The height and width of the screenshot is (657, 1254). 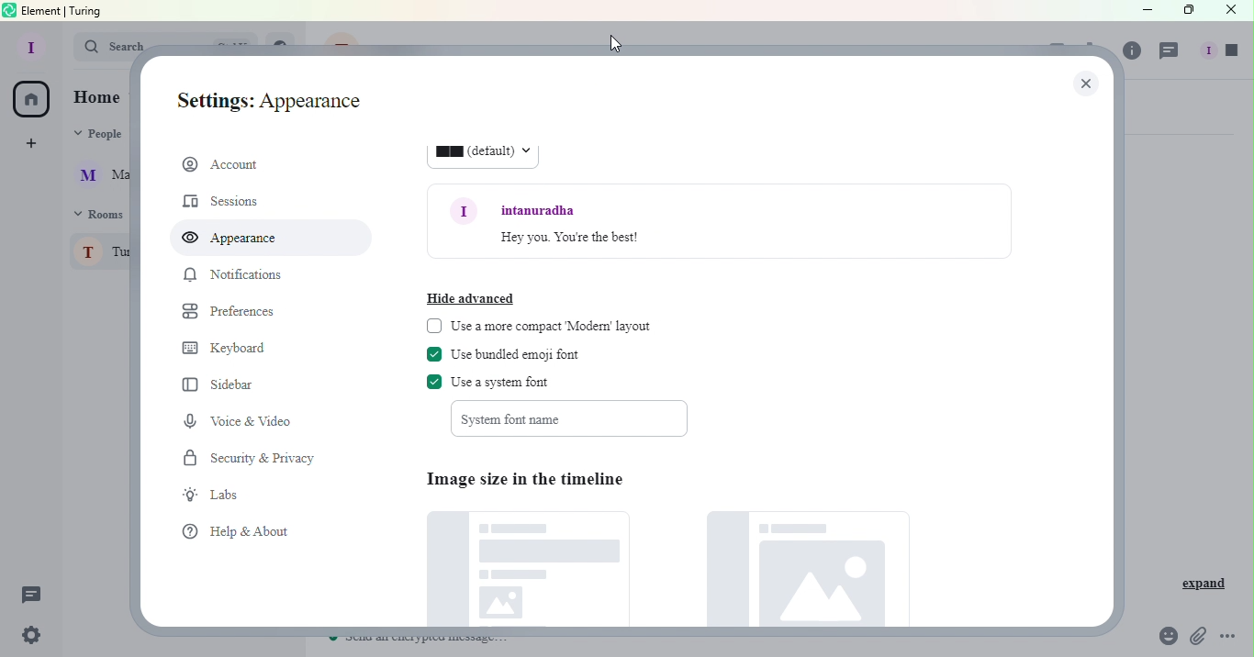 What do you see at coordinates (233, 312) in the screenshot?
I see `Prefrences` at bounding box center [233, 312].